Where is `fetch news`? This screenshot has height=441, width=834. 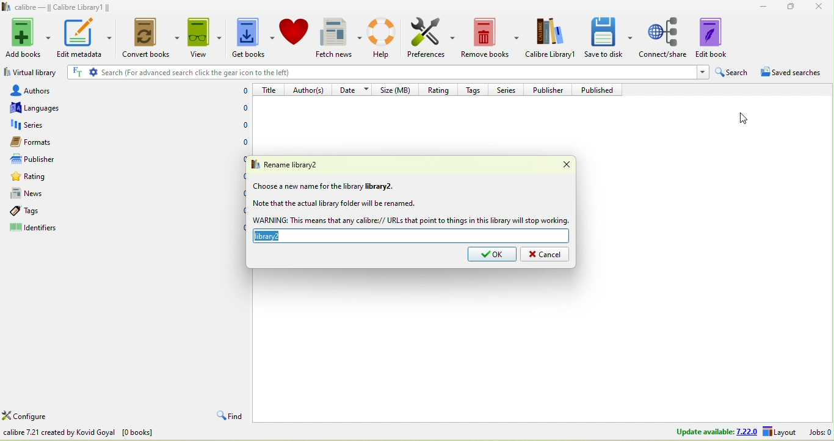
fetch news is located at coordinates (340, 38).